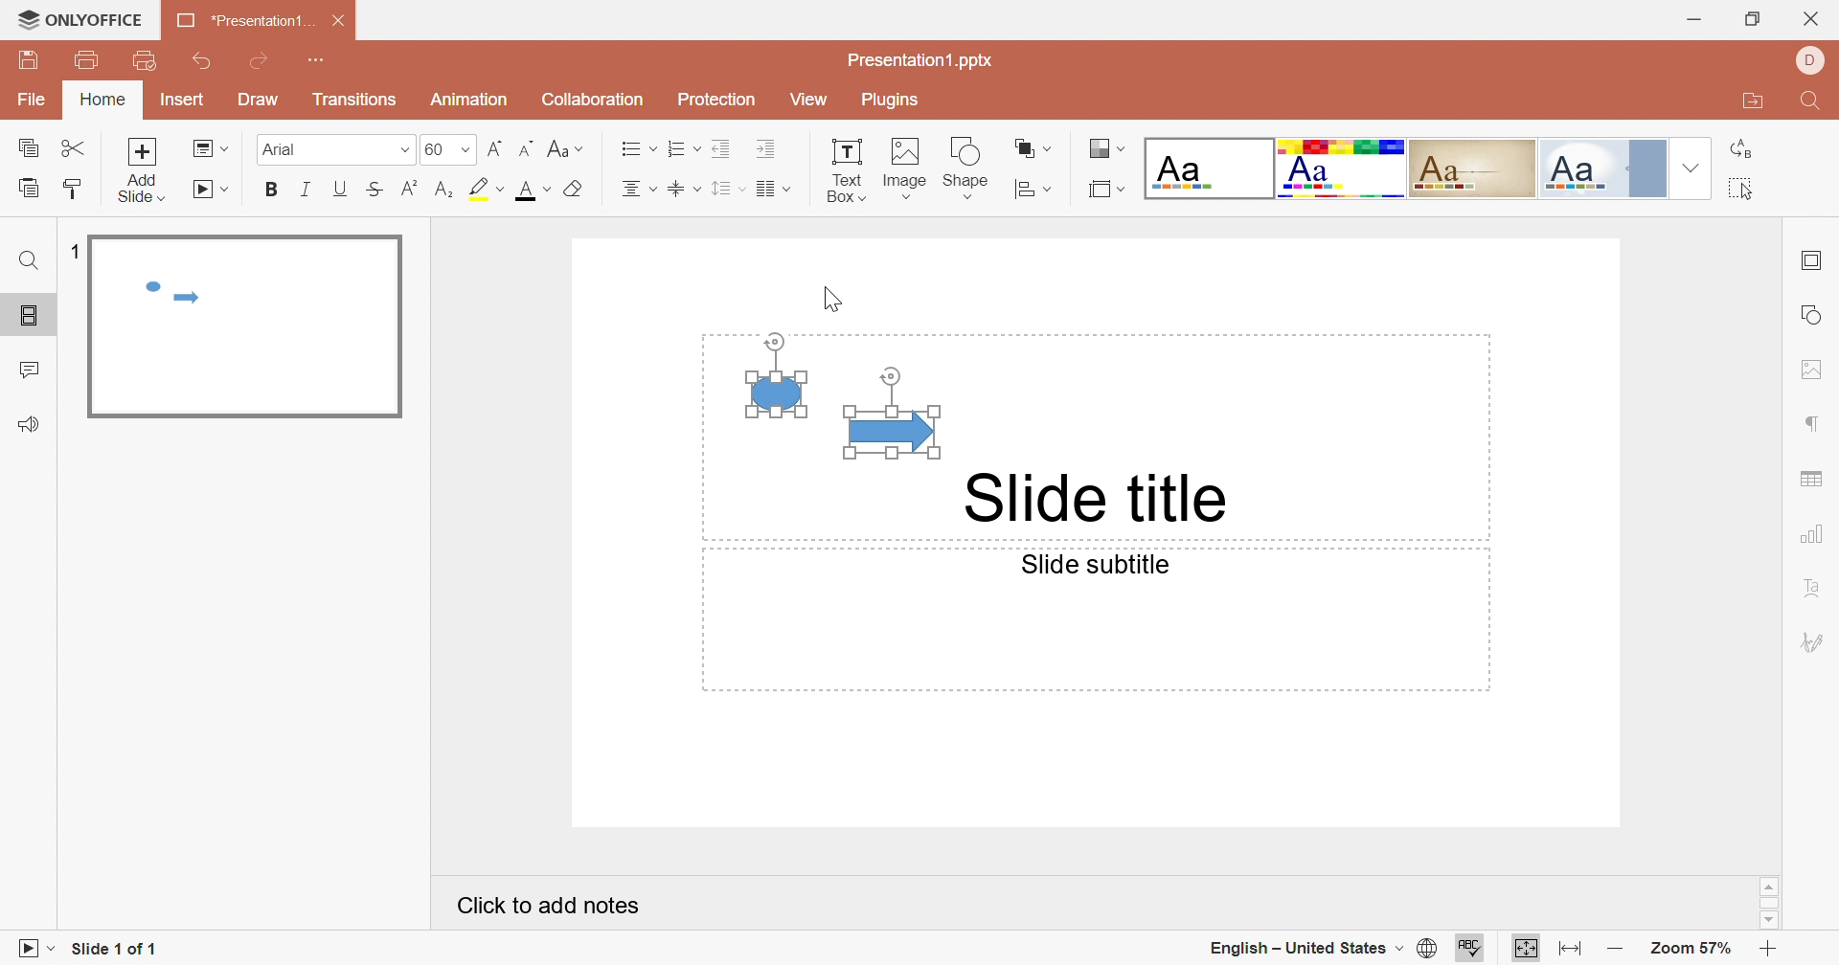 This screenshot has height=965, width=1839. What do you see at coordinates (375, 192) in the screenshot?
I see `Strikethrough` at bounding box center [375, 192].